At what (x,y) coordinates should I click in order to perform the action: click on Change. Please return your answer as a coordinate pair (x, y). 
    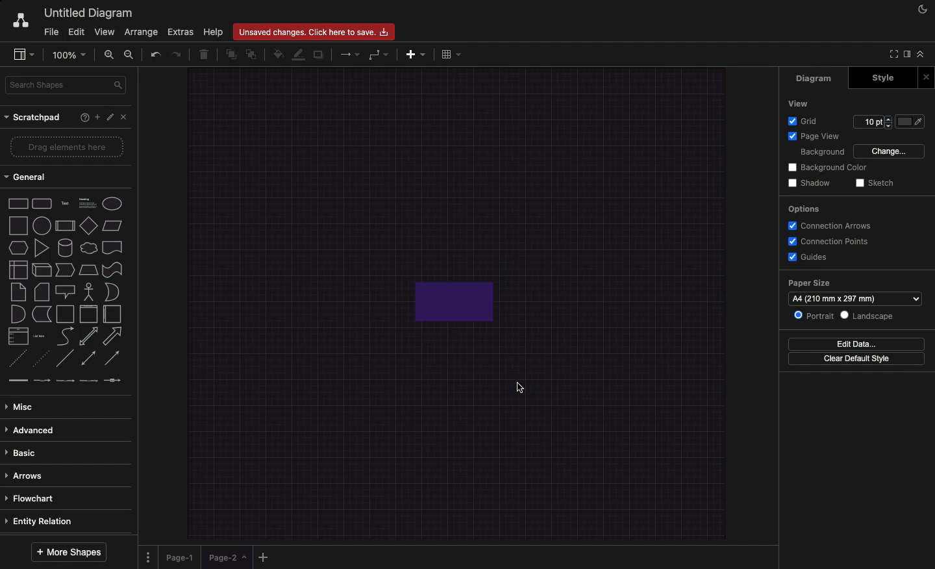
    Looking at the image, I should click on (891, 152).